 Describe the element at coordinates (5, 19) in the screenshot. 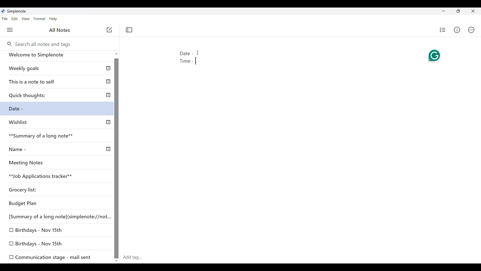

I see `File menu` at that location.